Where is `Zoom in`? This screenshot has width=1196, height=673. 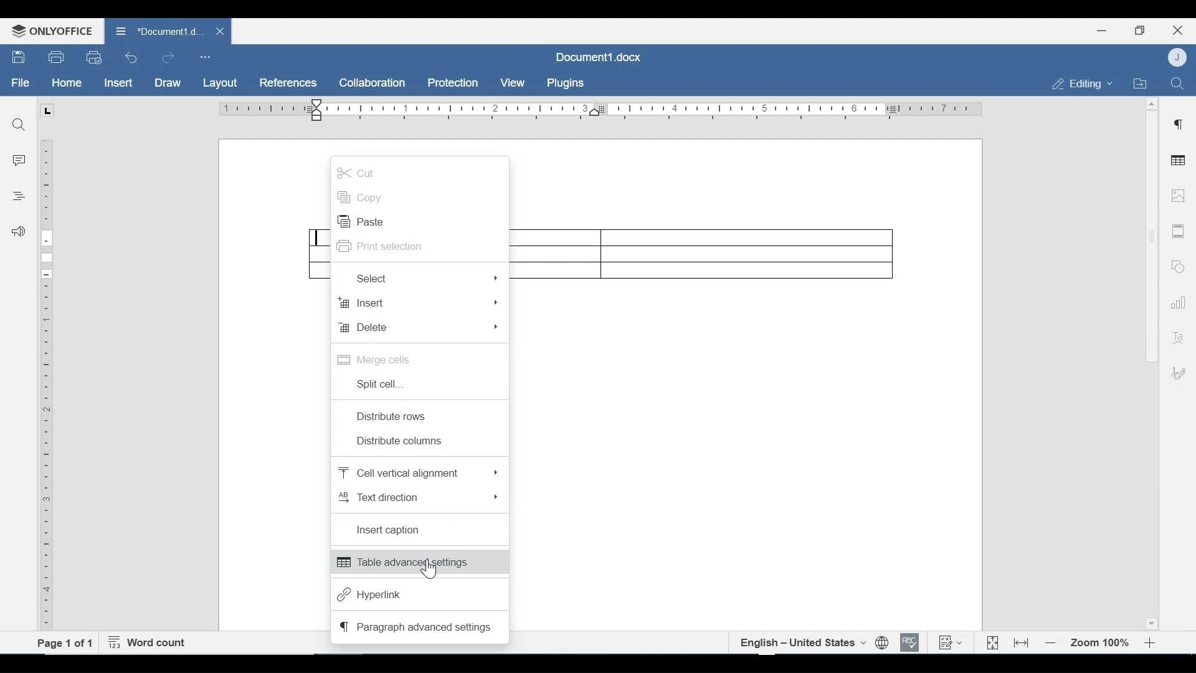
Zoom in is located at coordinates (1152, 643).